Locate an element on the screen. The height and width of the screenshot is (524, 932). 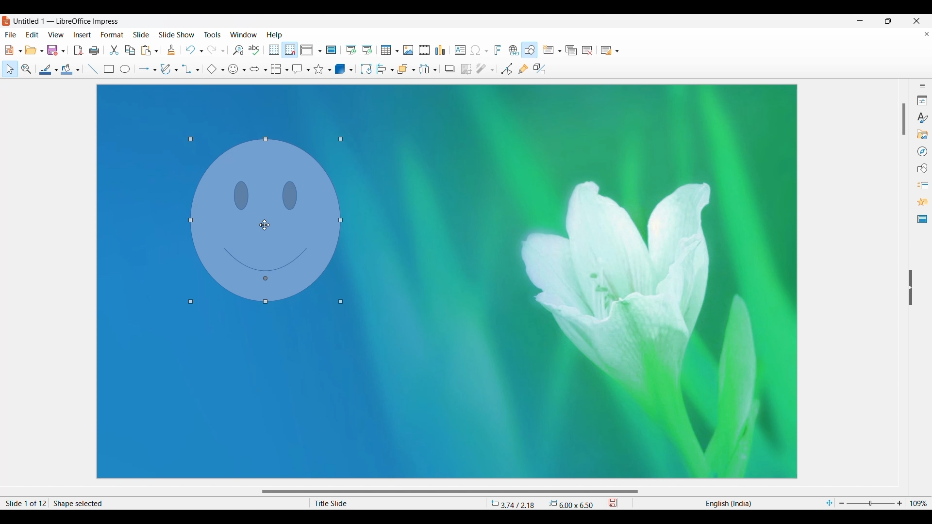
Open options is located at coordinates (42, 51).